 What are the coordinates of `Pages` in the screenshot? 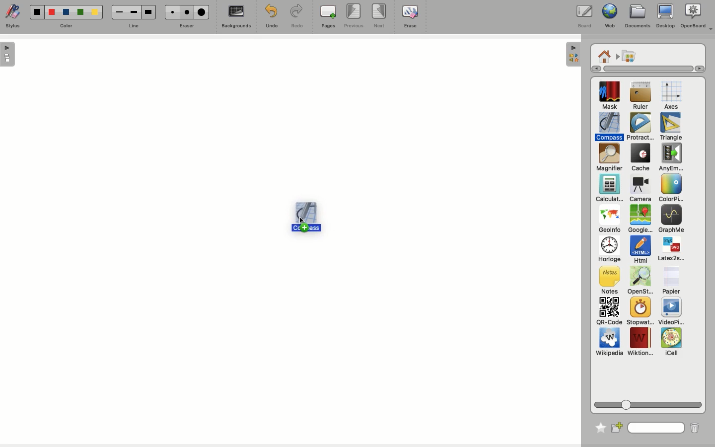 It's located at (328, 17).